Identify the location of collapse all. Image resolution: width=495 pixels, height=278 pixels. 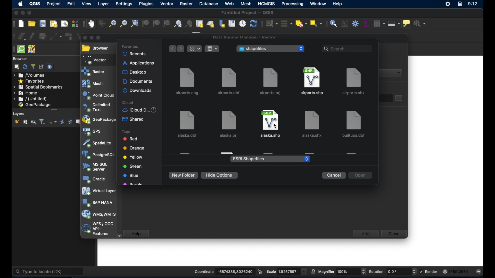
(70, 122).